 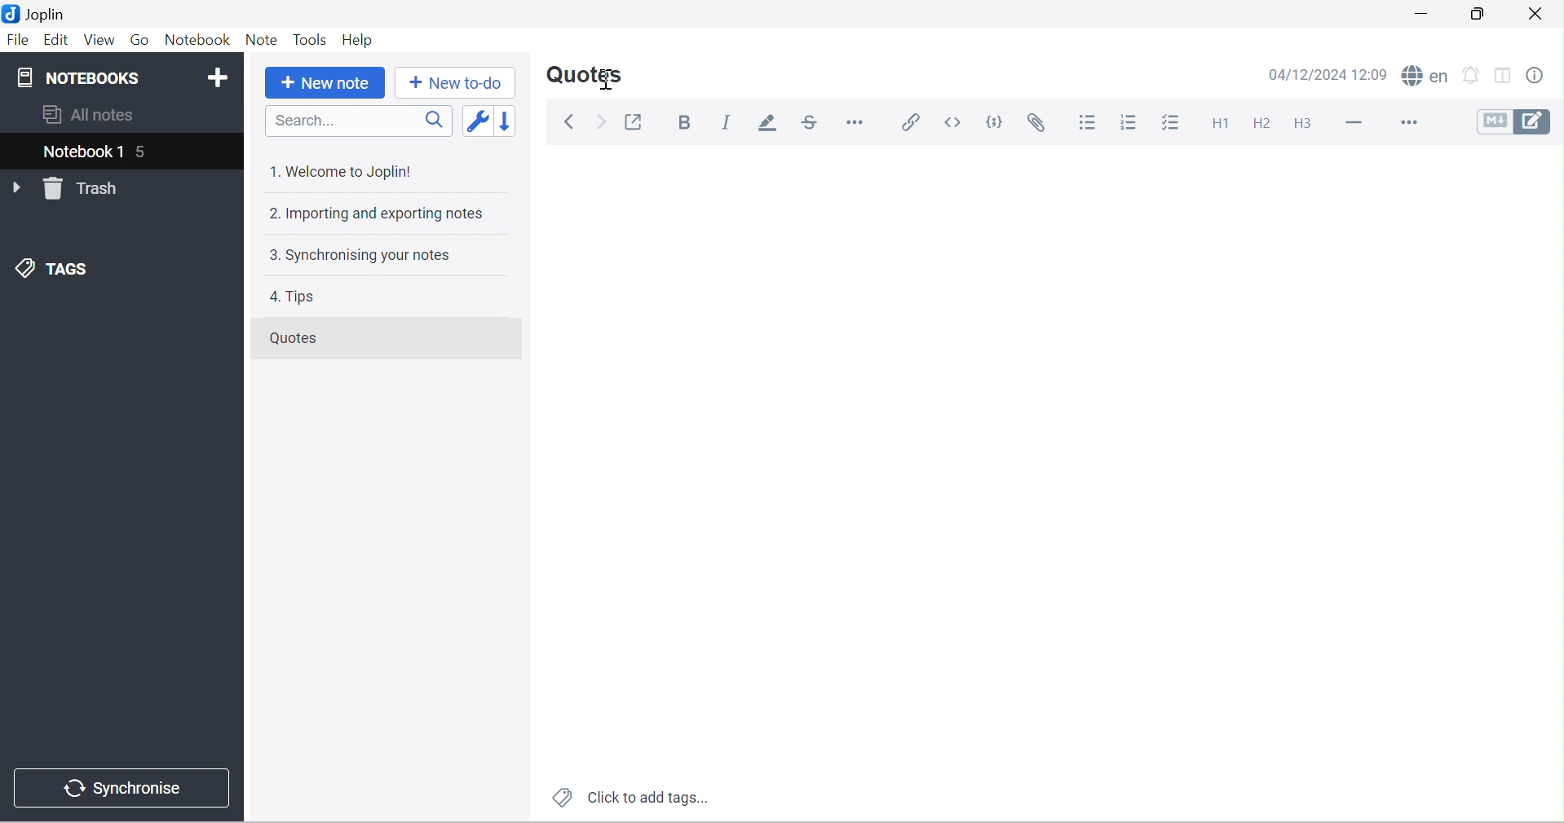 I want to click on Quotes, so click(x=587, y=76).